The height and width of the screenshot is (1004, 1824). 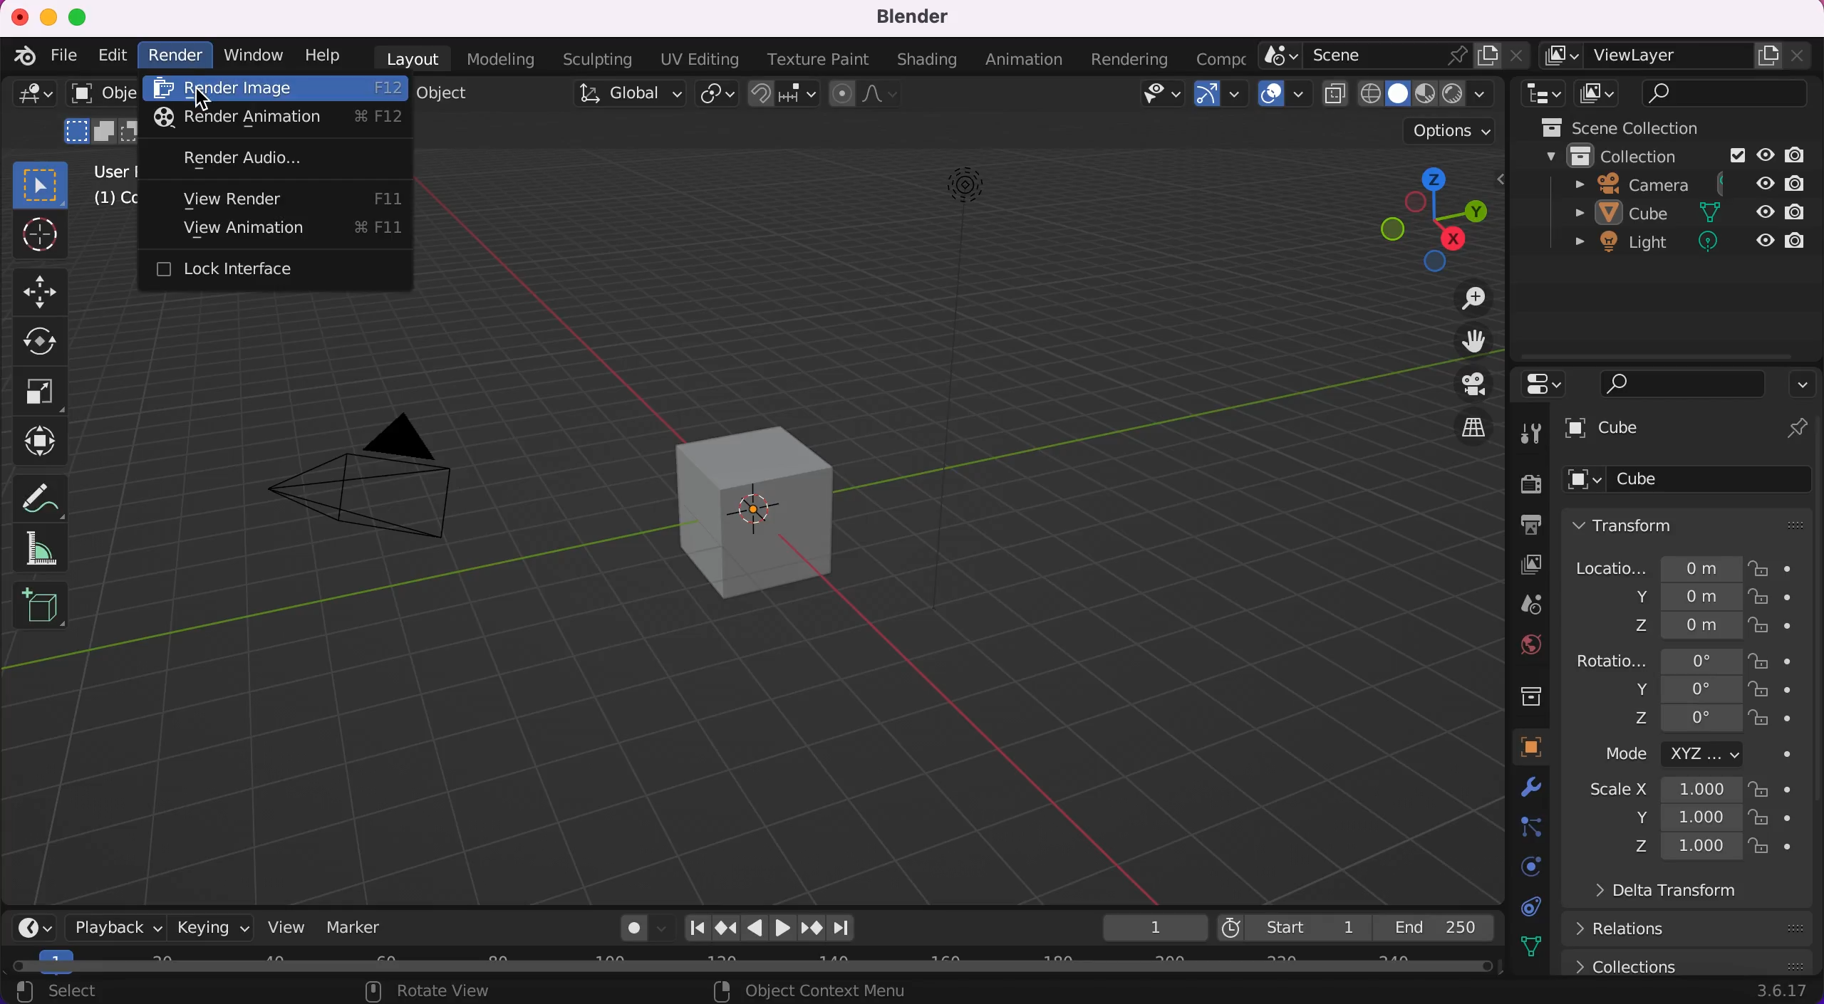 I want to click on shortcut, click and drag, so click(x=1430, y=218).